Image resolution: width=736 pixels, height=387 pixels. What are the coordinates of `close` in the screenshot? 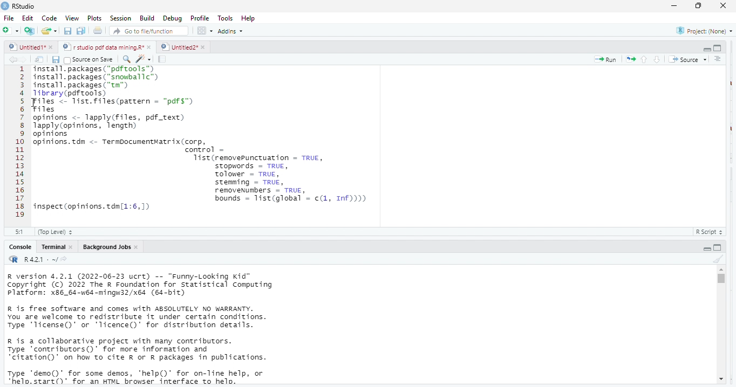 It's located at (53, 48).